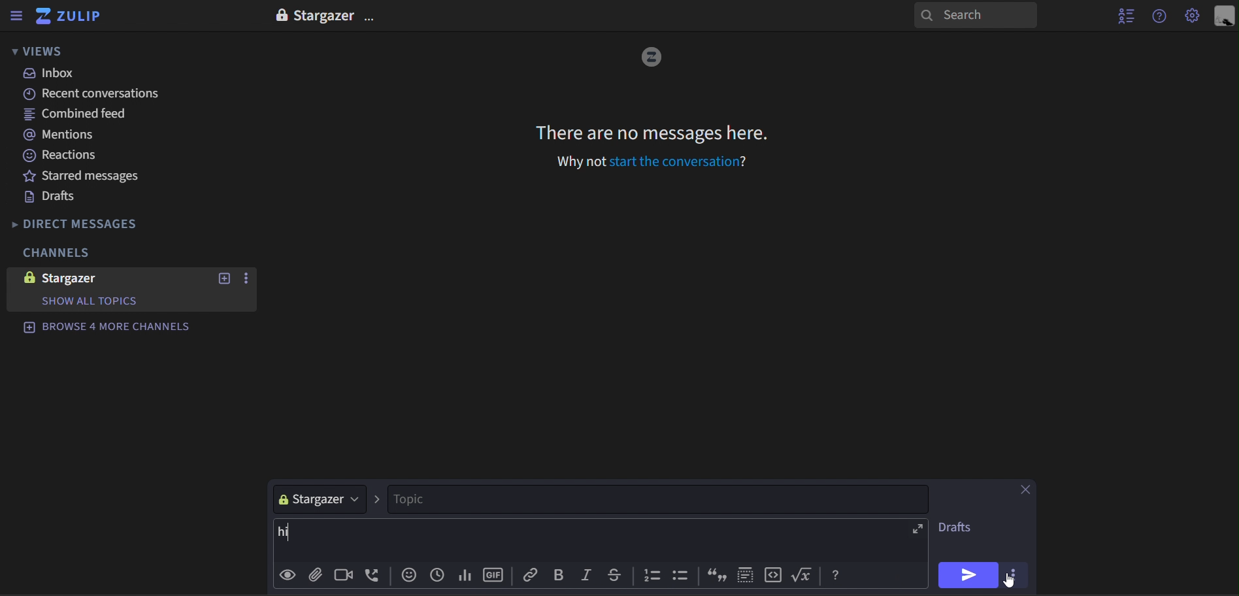 Image resolution: width=1239 pixels, height=596 pixels. I want to click on reactions, so click(88, 157).